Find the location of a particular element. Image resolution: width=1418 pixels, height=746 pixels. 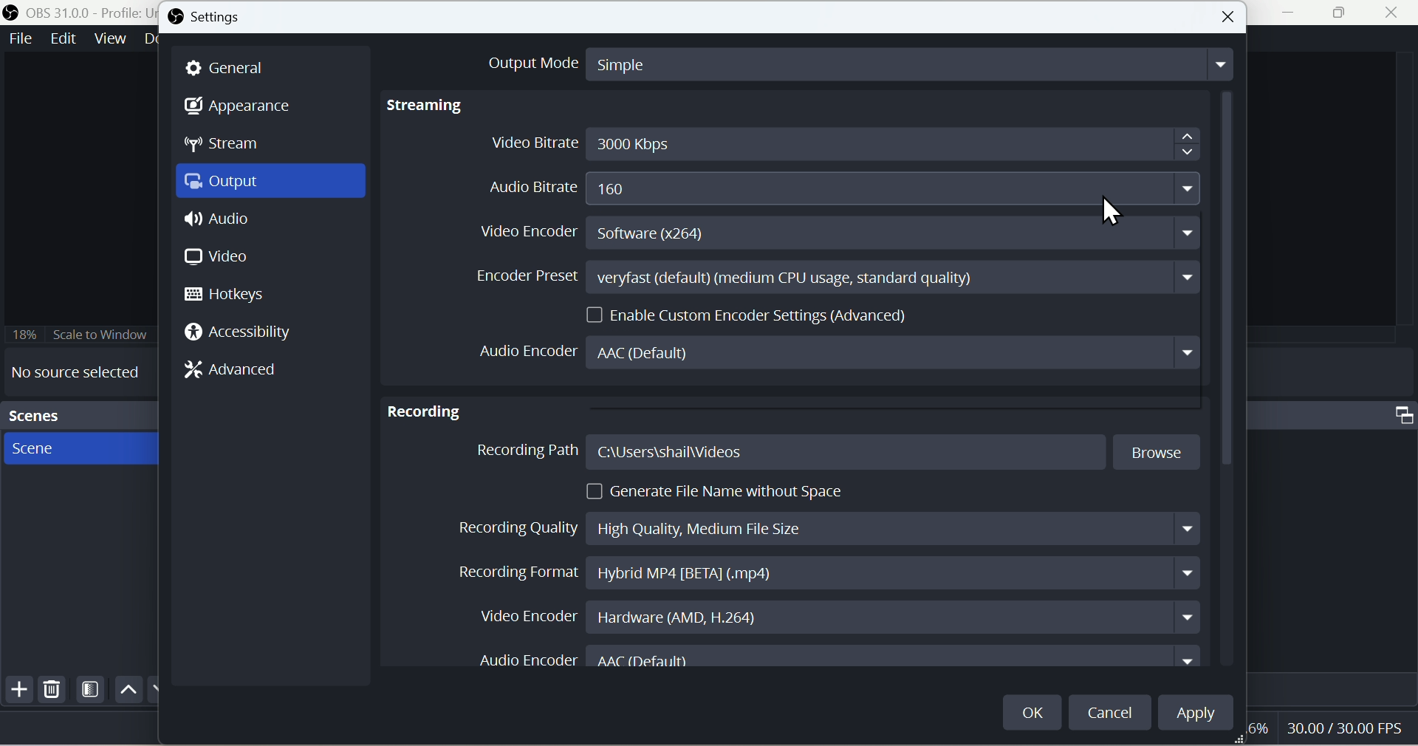

Add is located at coordinates (17, 693).